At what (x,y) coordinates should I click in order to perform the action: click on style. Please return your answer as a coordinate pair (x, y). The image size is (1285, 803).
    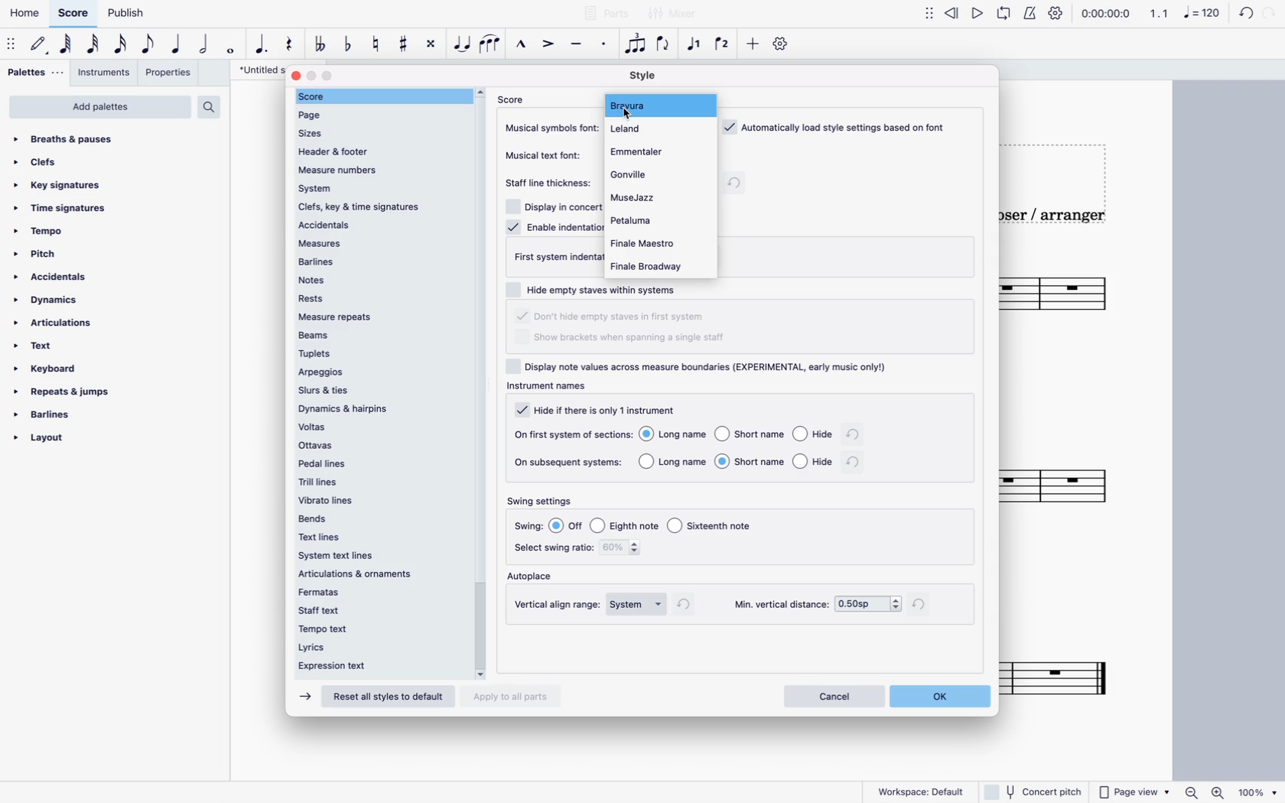
    Looking at the image, I should click on (649, 76).